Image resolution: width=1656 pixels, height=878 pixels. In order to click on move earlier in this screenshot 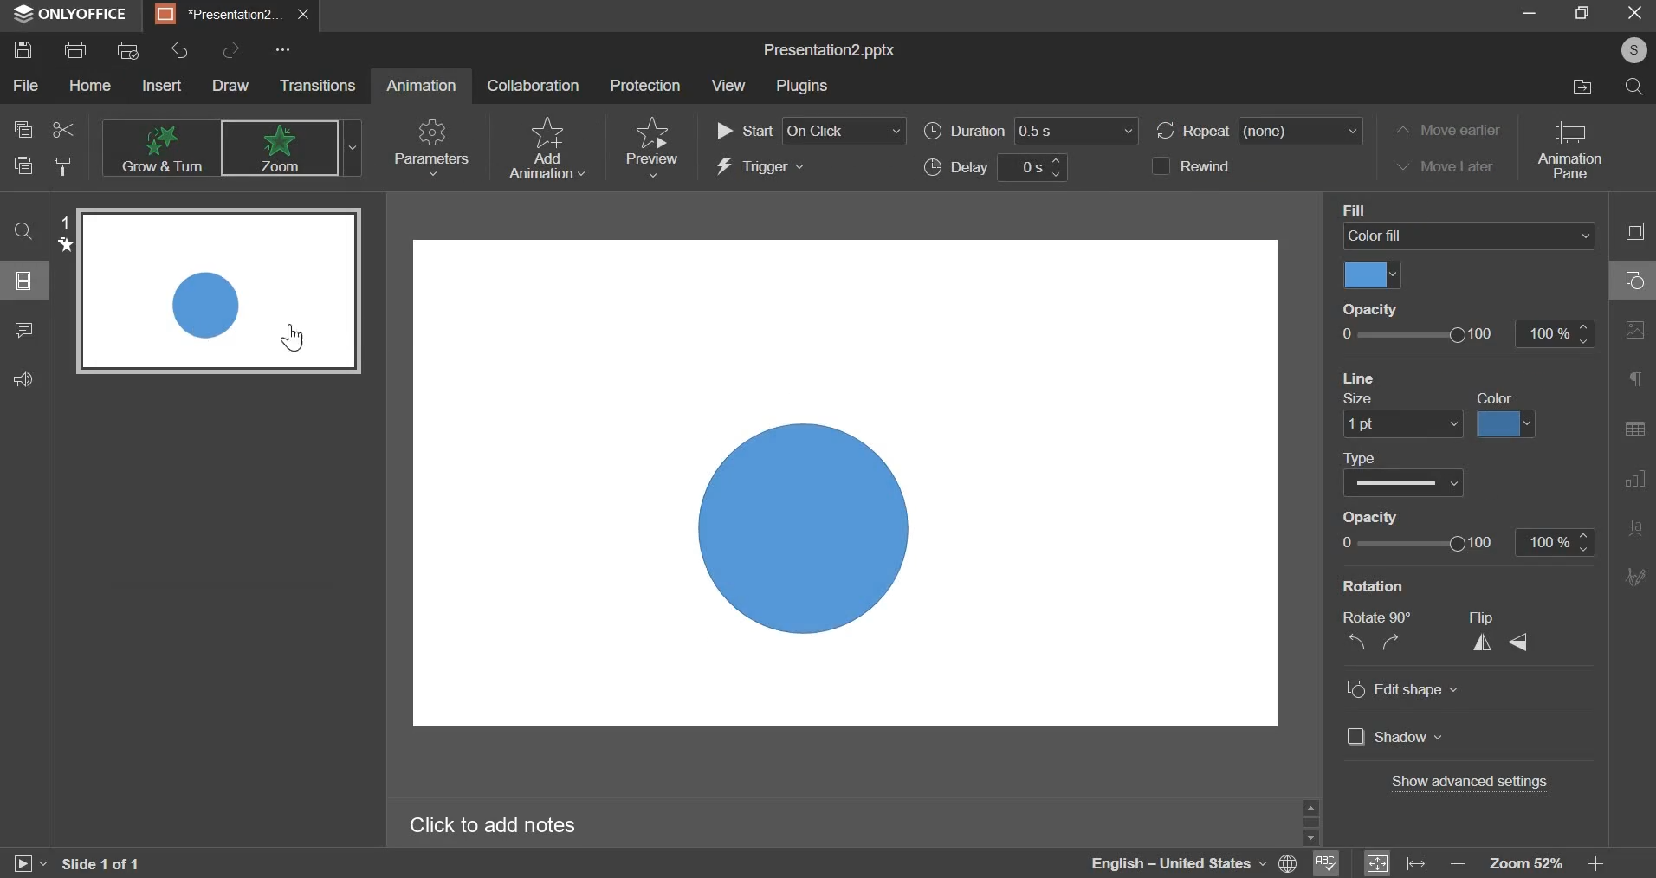, I will do `click(1450, 129)`.